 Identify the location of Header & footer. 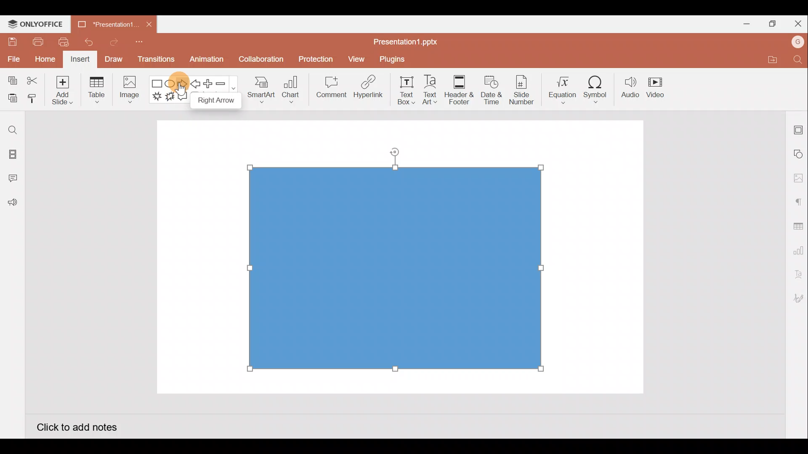
(460, 87).